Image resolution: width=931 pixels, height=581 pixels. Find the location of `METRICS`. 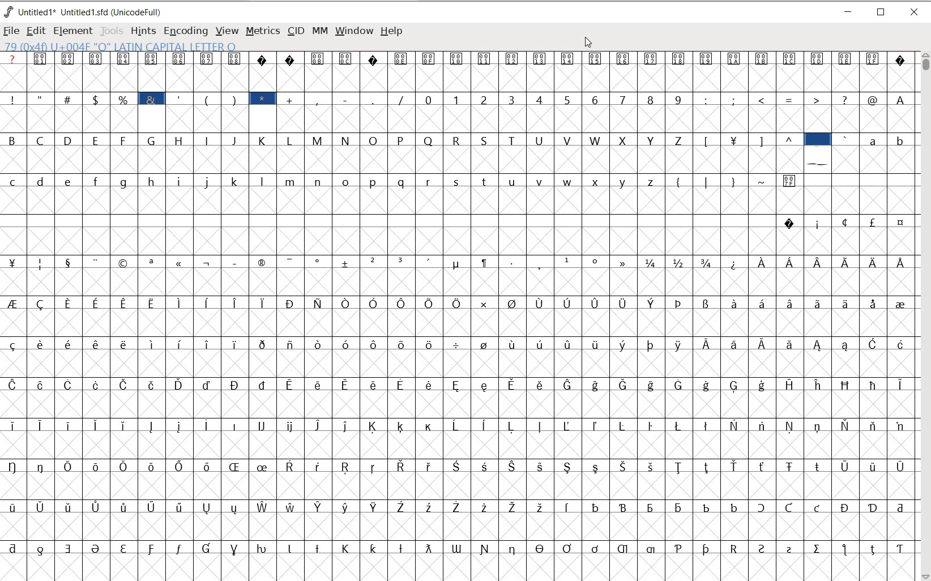

METRICS is located at coordinates (262, 31).